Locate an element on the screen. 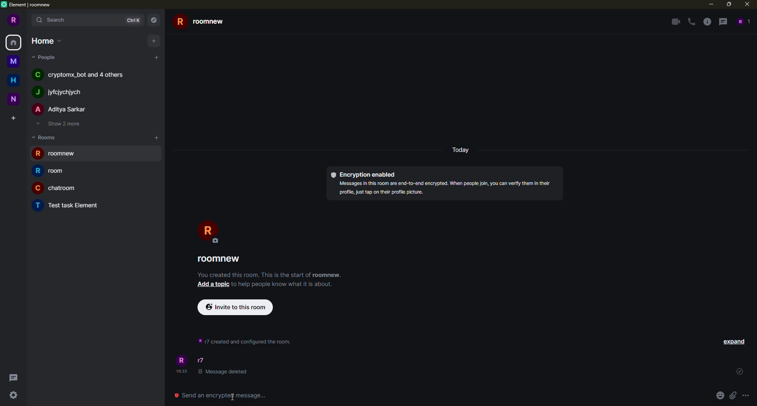 Image resolution: width=757 pixels, height=406 pixels. room is located at coordinates (69, 206).